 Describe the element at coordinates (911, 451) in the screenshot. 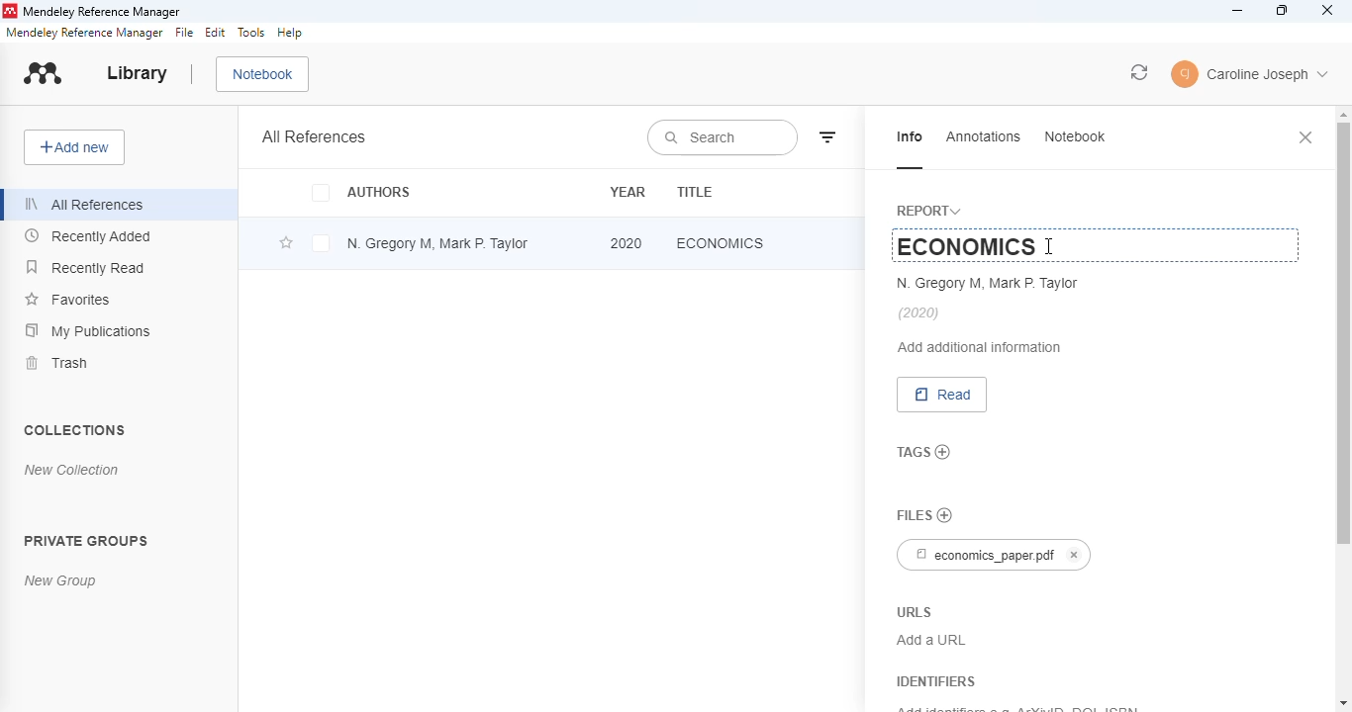

I see `tags` at that location.